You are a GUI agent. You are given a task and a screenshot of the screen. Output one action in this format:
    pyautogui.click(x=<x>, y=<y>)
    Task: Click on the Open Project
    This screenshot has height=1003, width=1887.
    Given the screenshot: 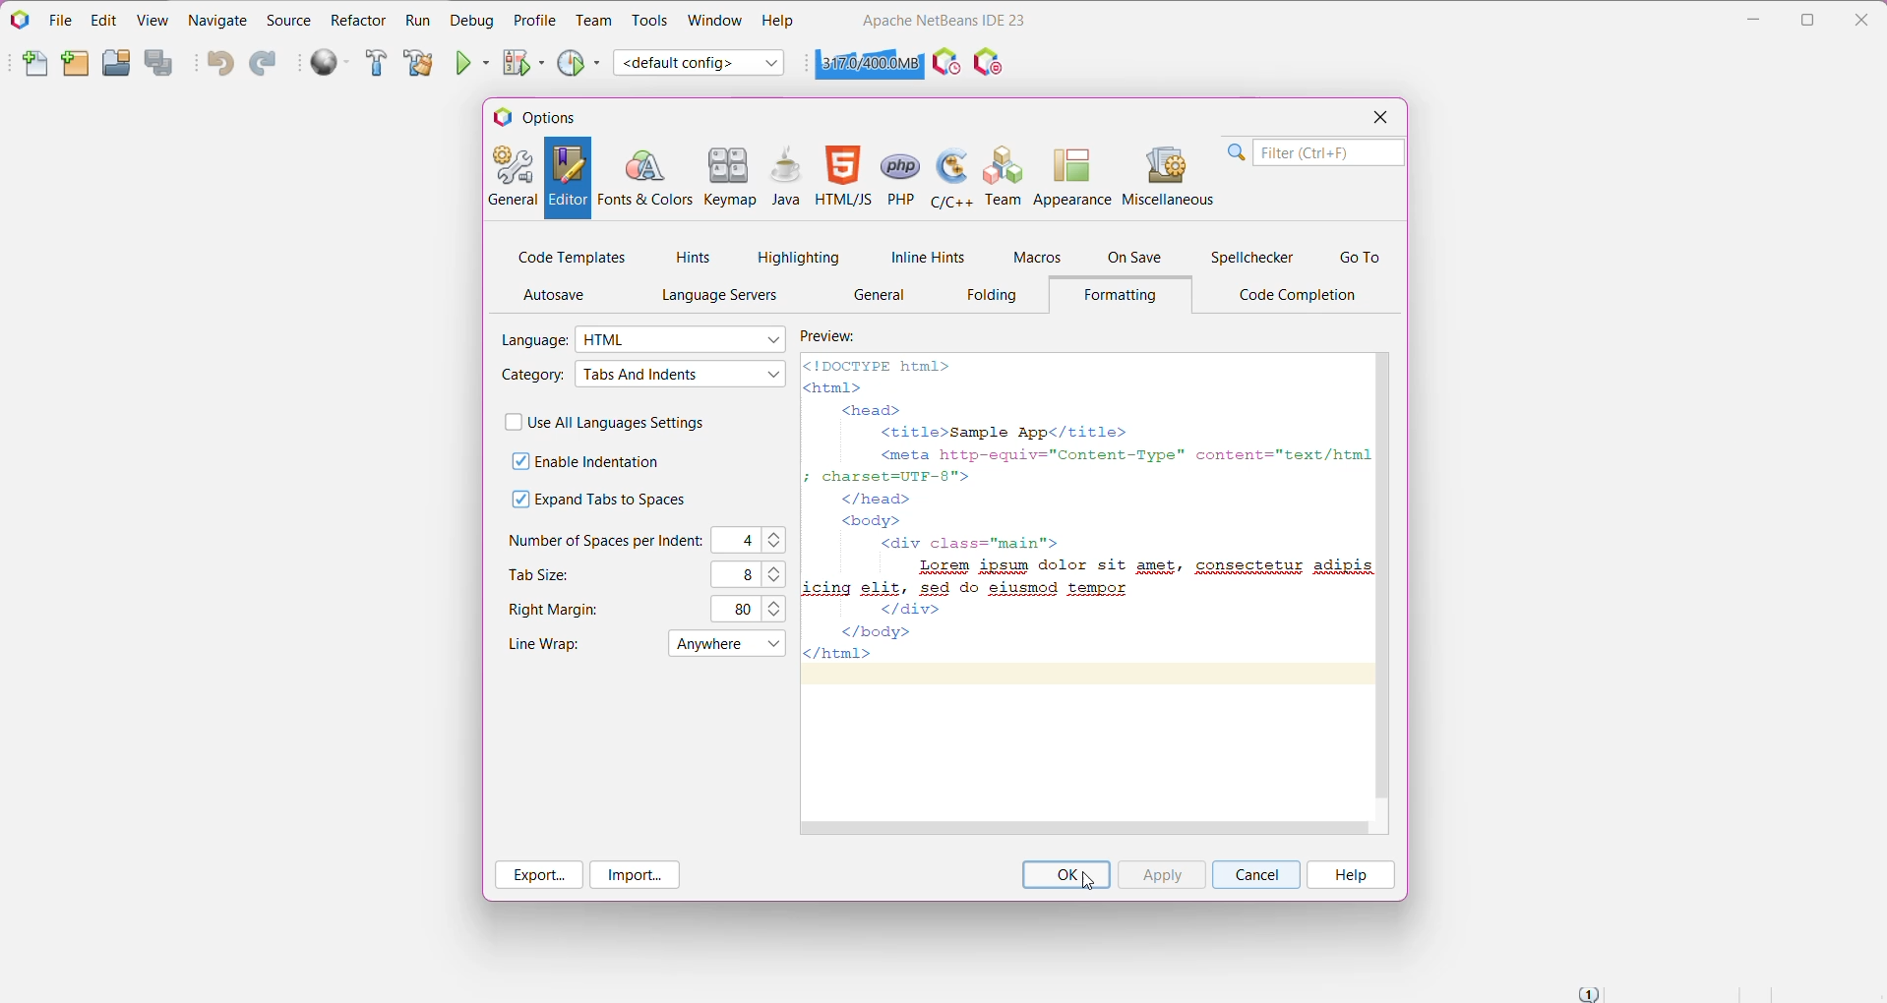 What is the action you would take?
    pyautogui.click(x=115, y=63)
    